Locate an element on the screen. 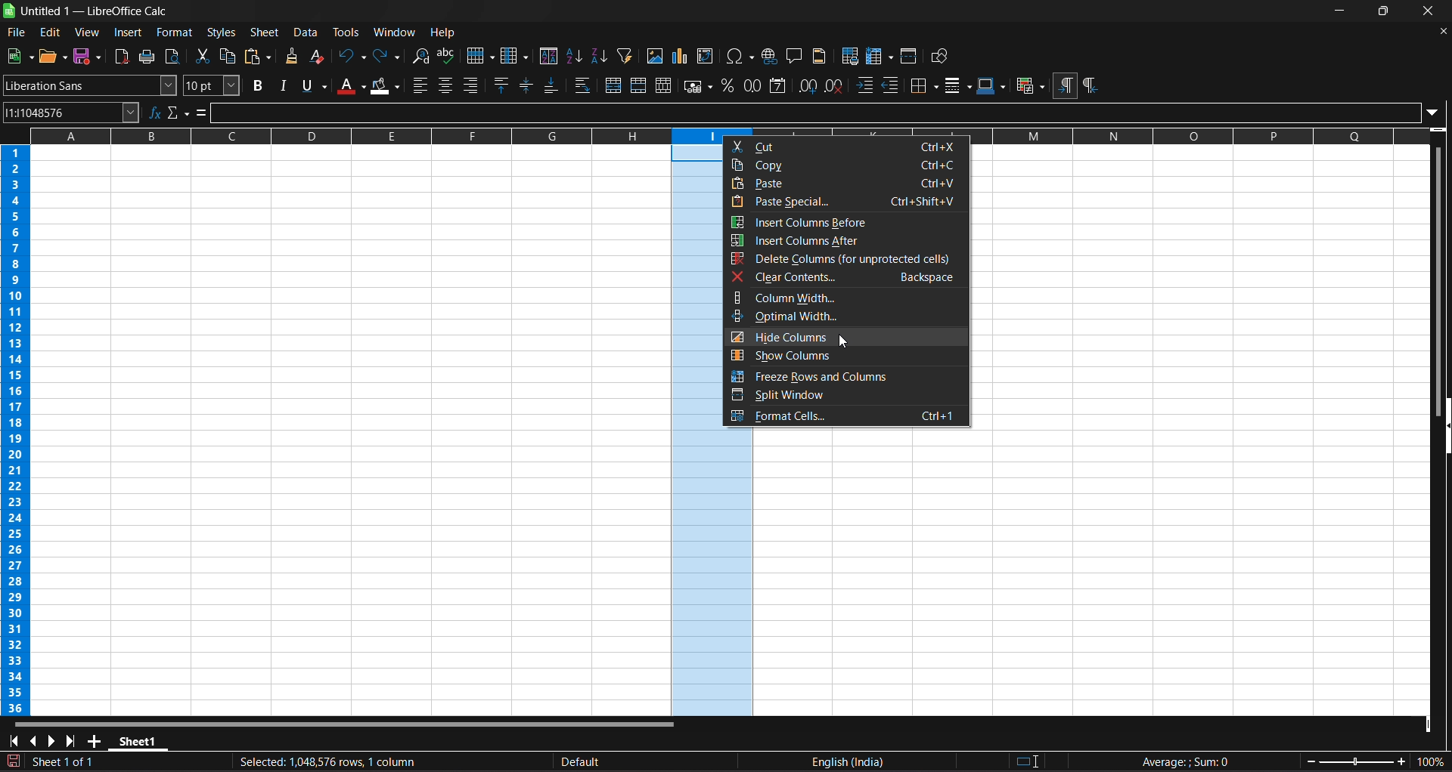  sort ascending is located at coordinates (574, 55).